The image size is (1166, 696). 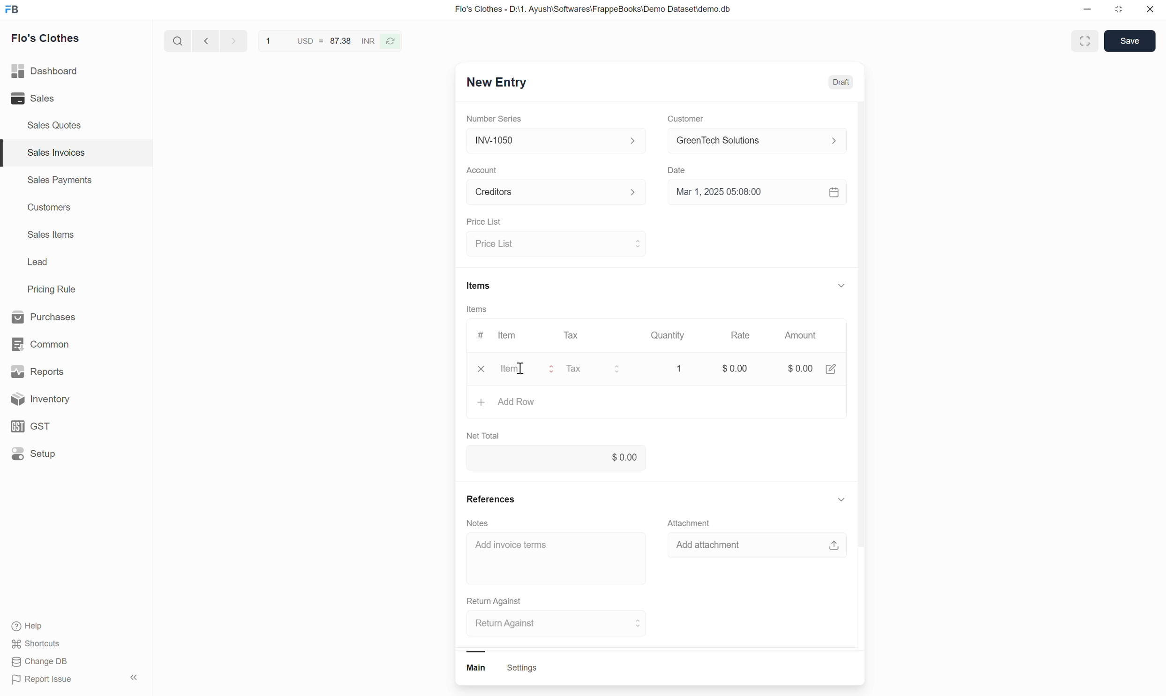 I want to click on search , so click(x=176, y=43).